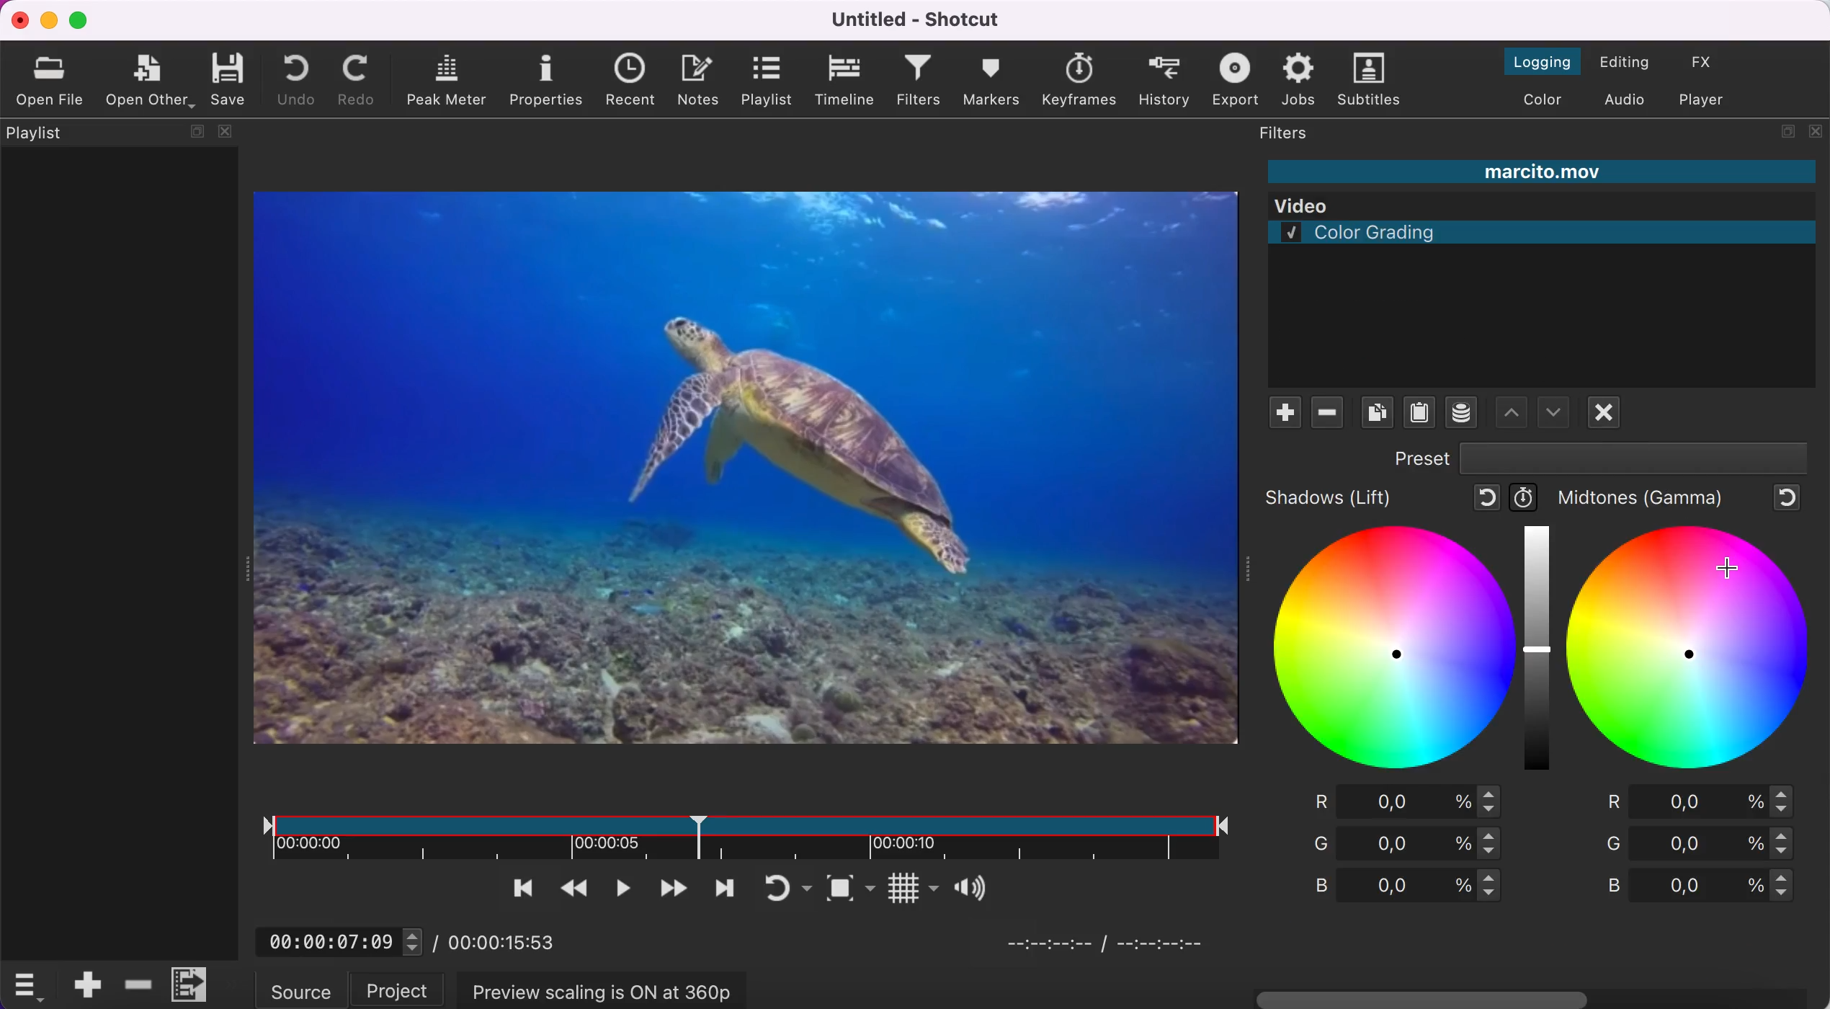  What do you see at coordinates (1480, 499) in the screenshot?
I see `reset to default` at bounding box center [1480, 499].